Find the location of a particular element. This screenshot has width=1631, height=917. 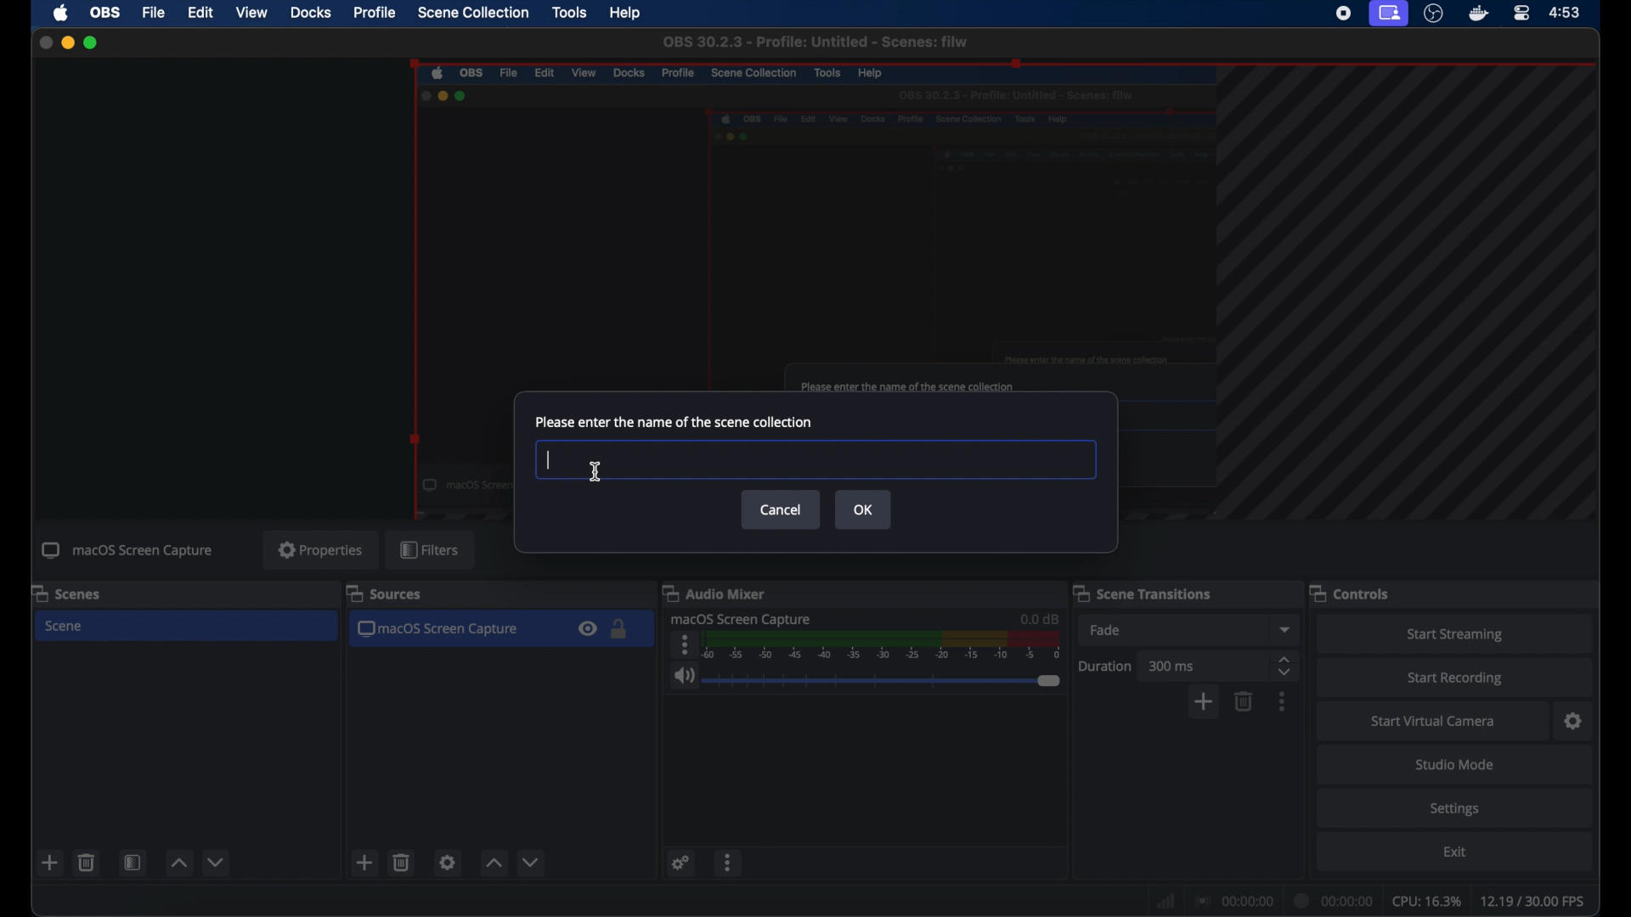

settings is located at coordinates (448, 862).